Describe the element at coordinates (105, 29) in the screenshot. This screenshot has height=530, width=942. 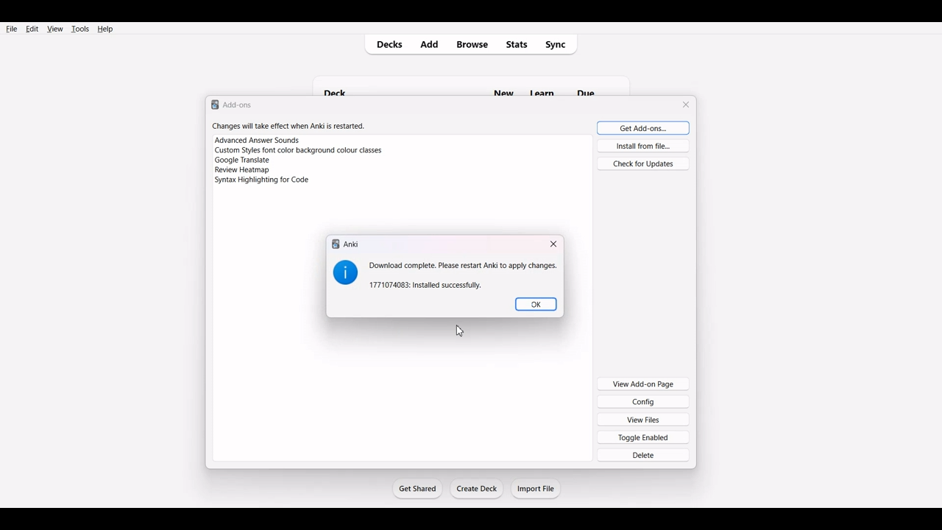
I see `Help` at that location.